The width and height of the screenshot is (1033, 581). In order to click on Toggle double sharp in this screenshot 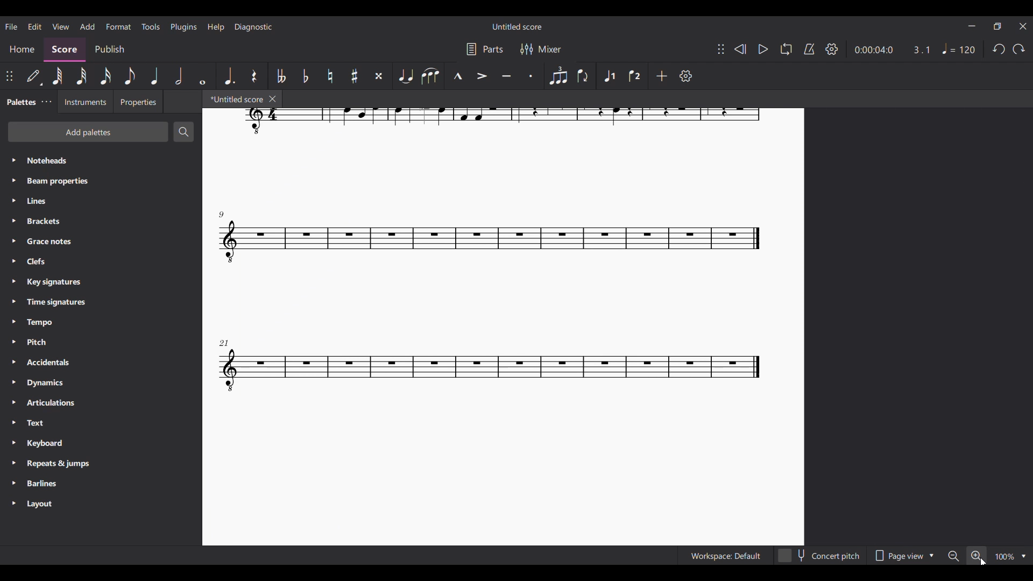, I will do `click(379, 76)`.